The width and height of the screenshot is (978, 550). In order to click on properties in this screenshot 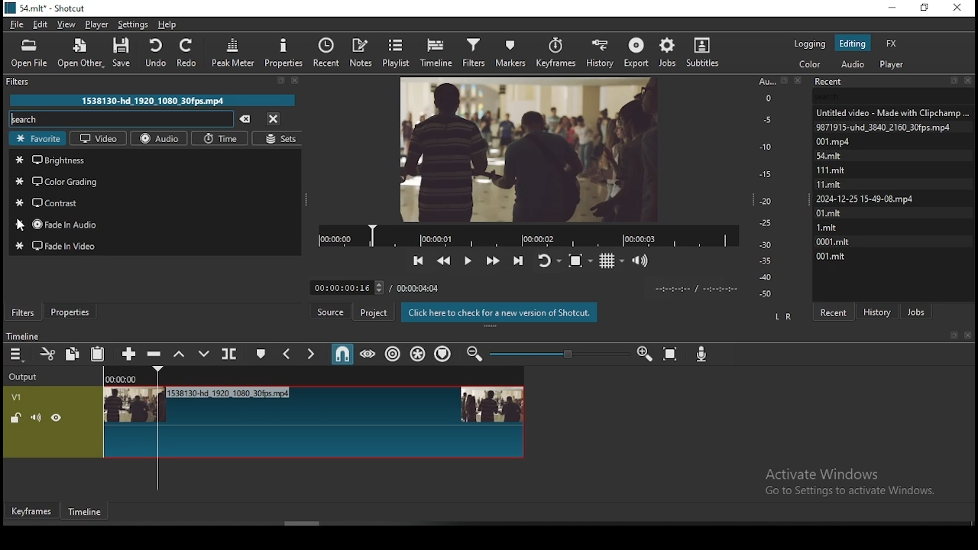, I will do `click(70, 312)`.